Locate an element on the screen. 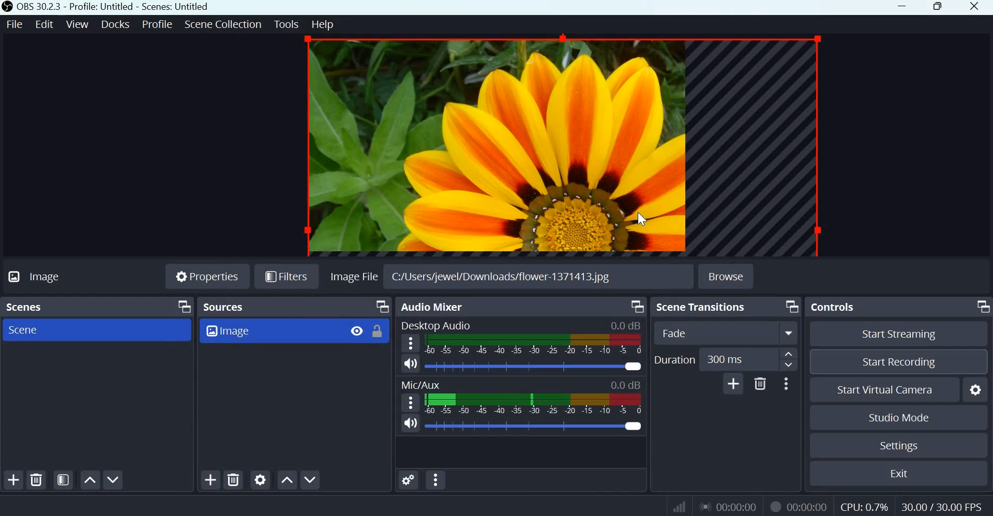 Image resolution: width=993 pixels, height=516 pixels. Microphone is located at coordinates (411, 423).